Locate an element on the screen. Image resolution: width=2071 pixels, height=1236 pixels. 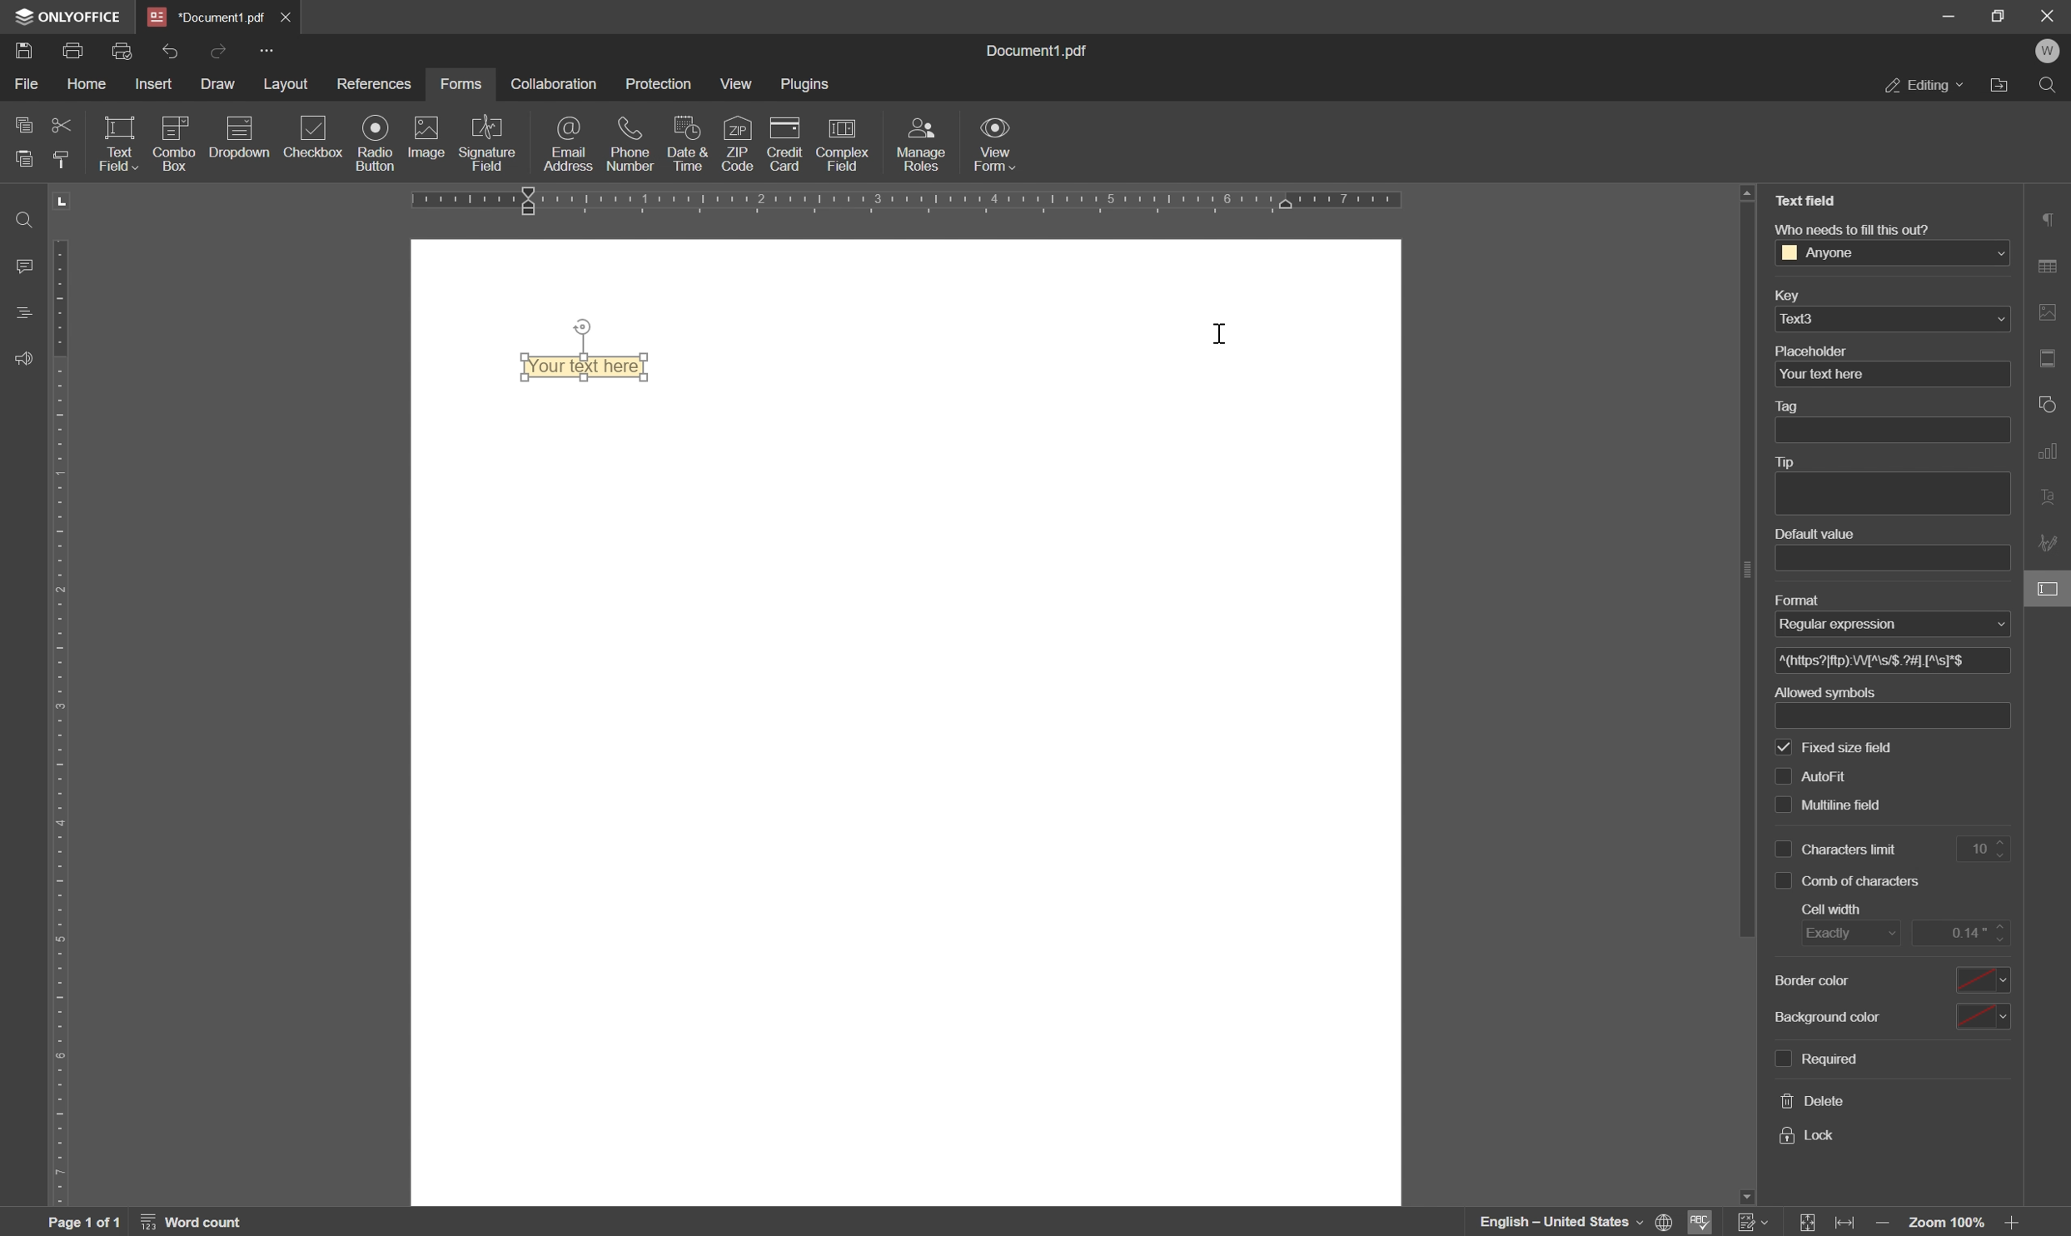
ruler is located at coordinates (66, 697).